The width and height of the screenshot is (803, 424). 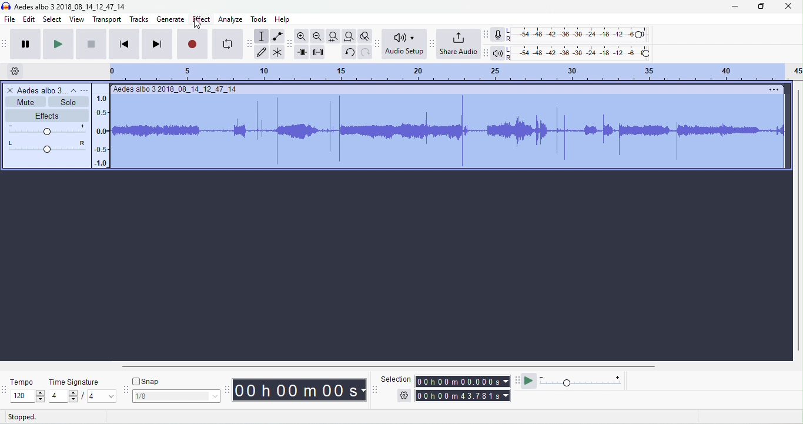 What do you see at coordinates (26, 44) in the screenshot?
I see `pause` at bounding box center [26, 44].